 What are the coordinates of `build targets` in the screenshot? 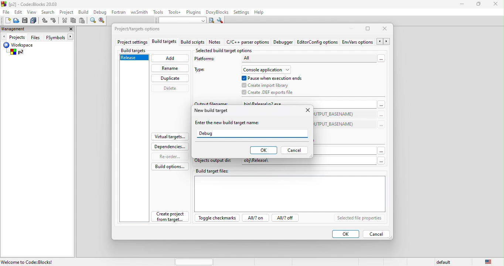 It's located at (166, 42).